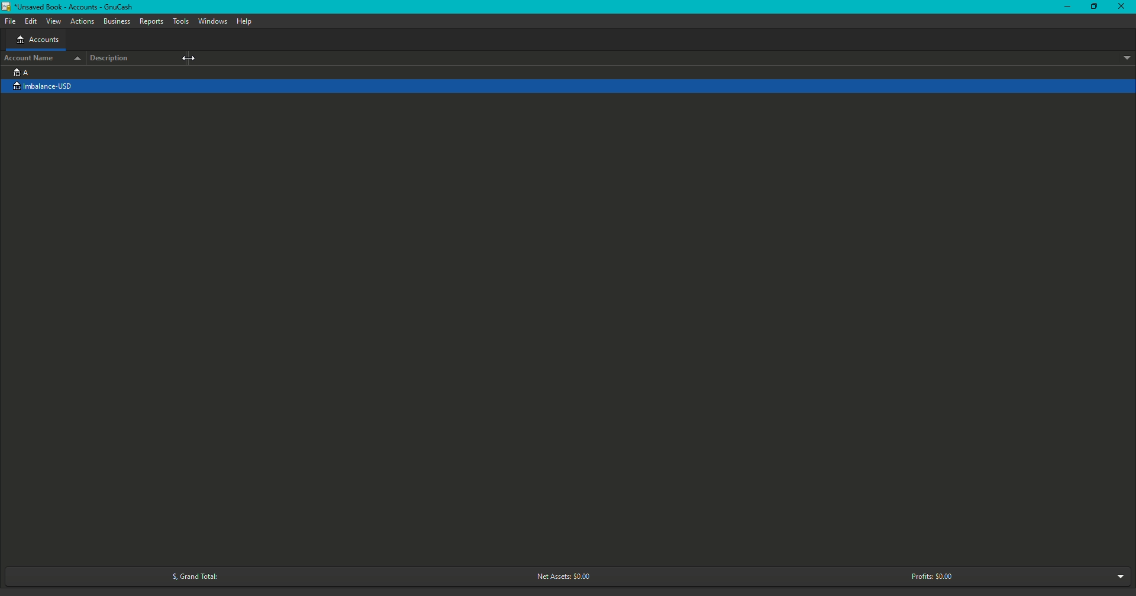 The image size is (1136, 596). Describe the element at coordinates (54, 22) in the screenshot. I see `View` at that location.